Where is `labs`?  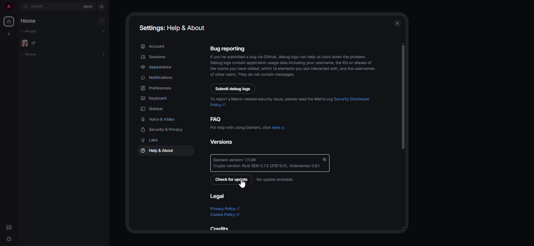
labs is located at coordinates (152, 140).